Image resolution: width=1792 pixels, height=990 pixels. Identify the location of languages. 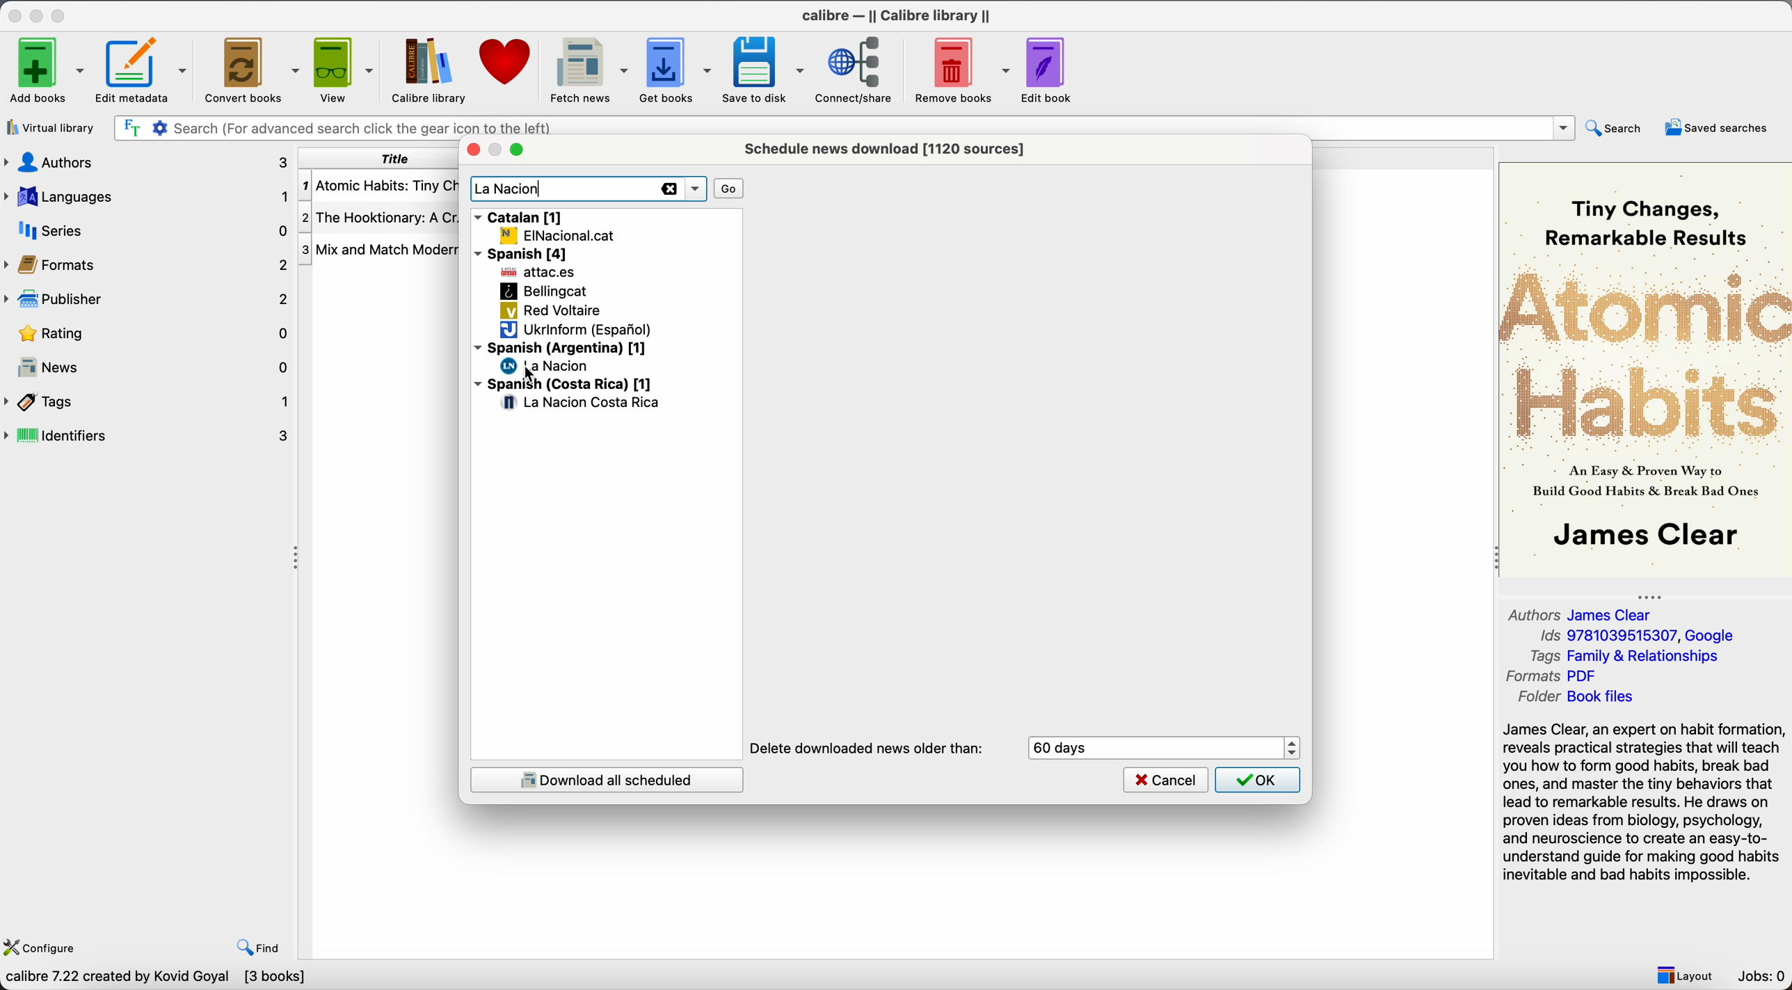
(148, 197).